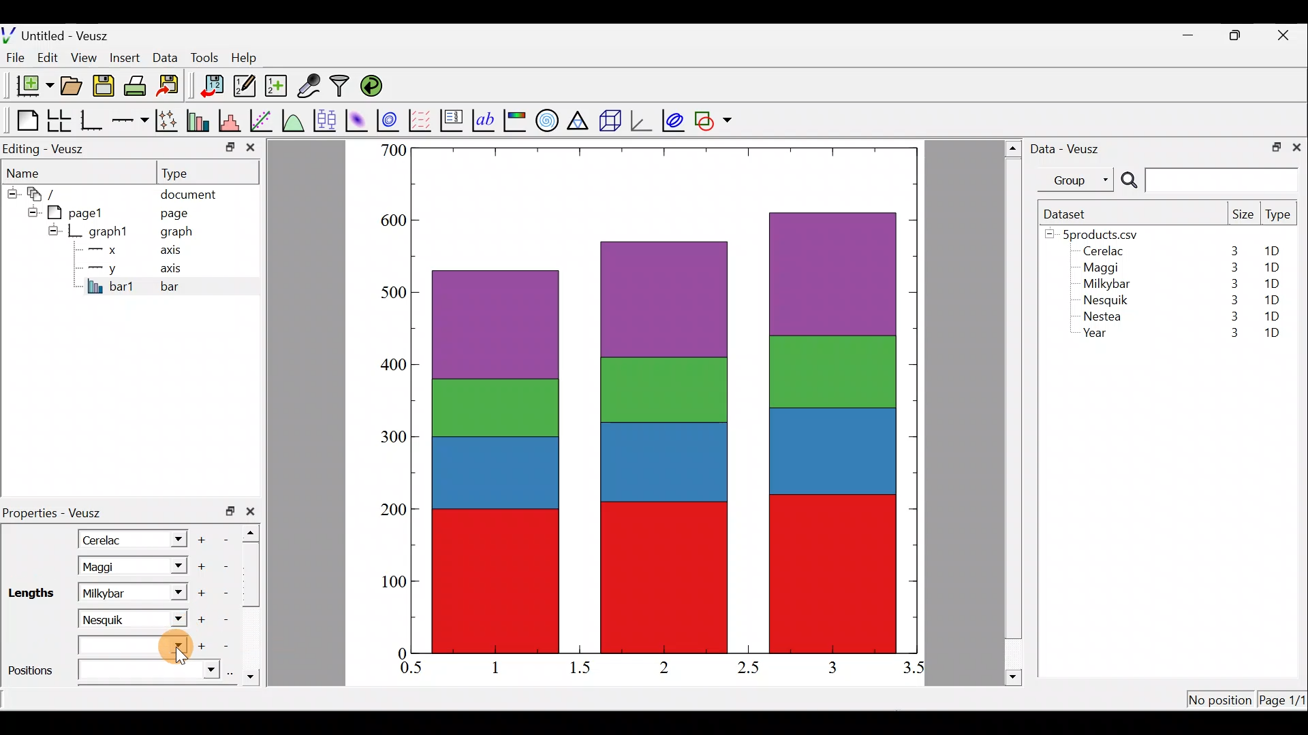 This screenshot has height=735, width=1308. I want to click on pagel, so click(81, 211).